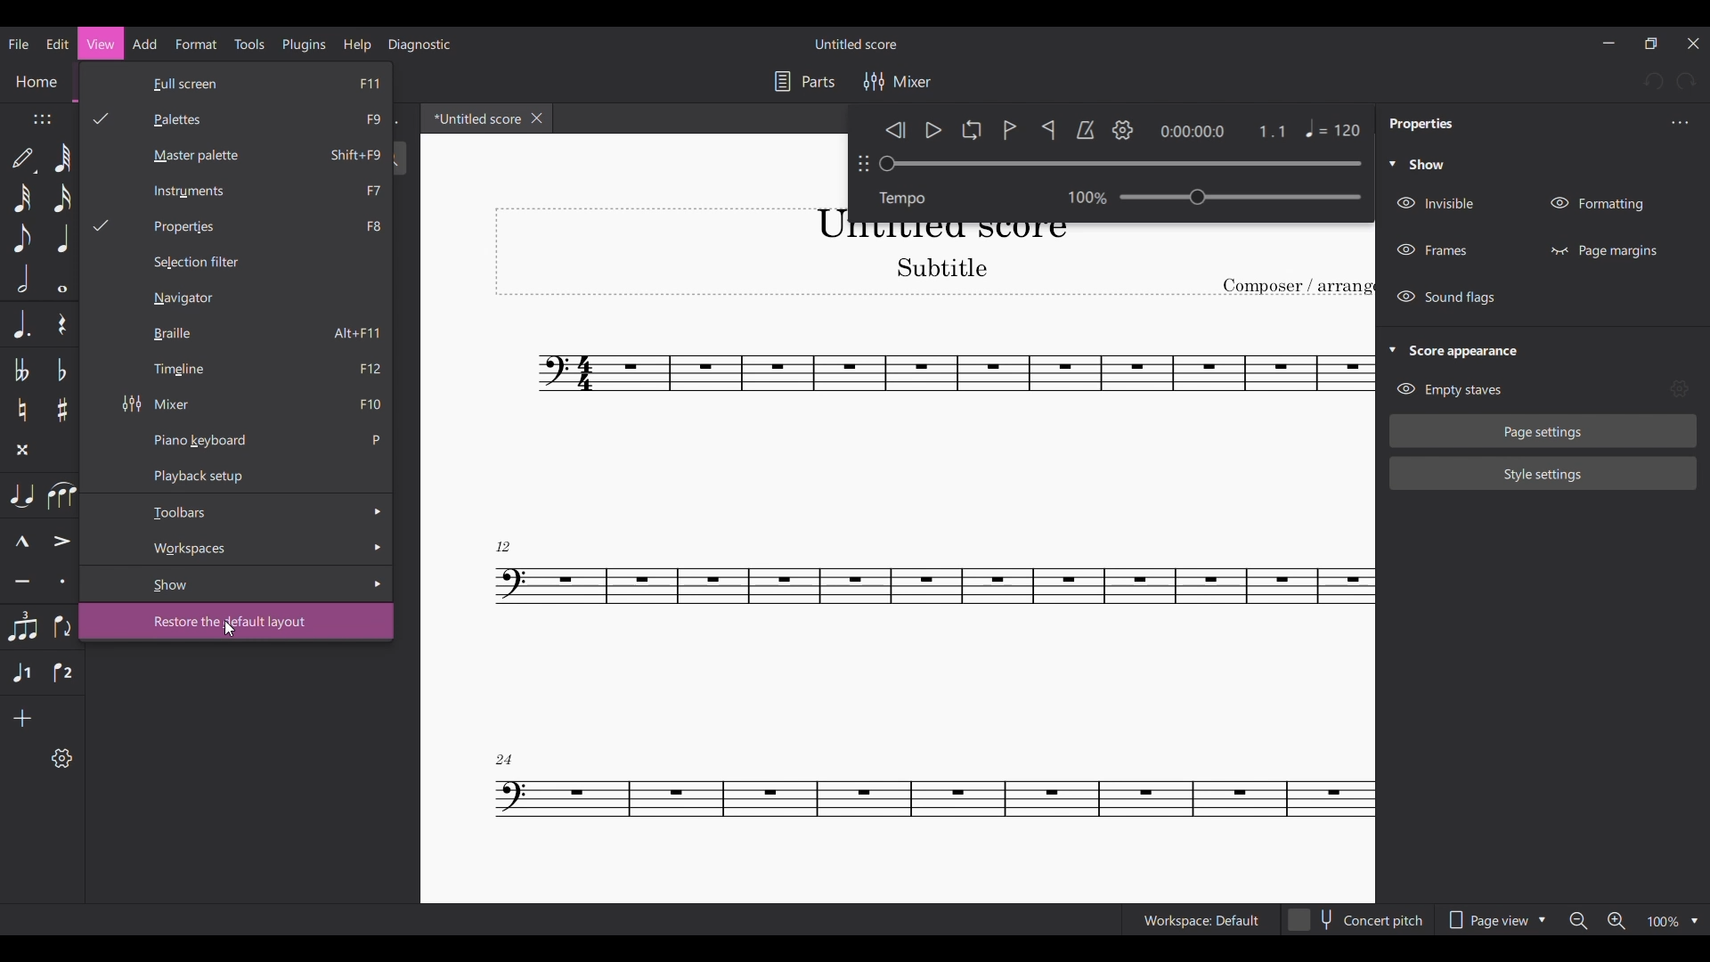 This screenshot has width=1710, height=962. Describe the element at coordinates (1010, 130) in the screenshot. I see `Set loop marker left` at that location.